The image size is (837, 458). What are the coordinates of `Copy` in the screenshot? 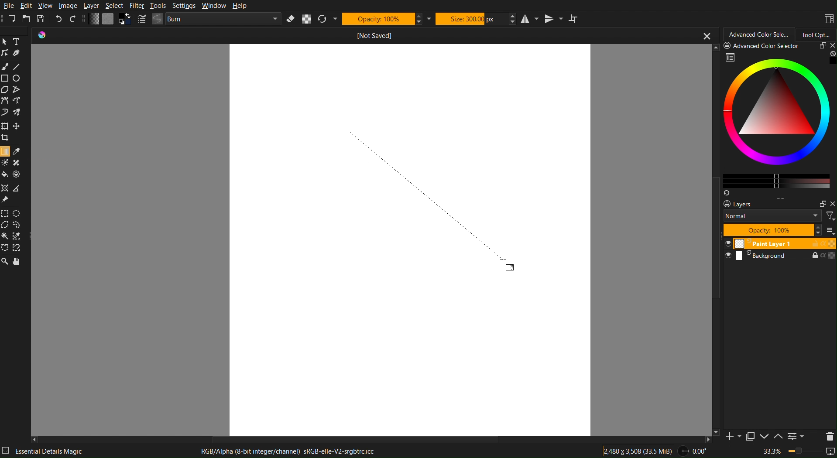 It's located at (749, 438).